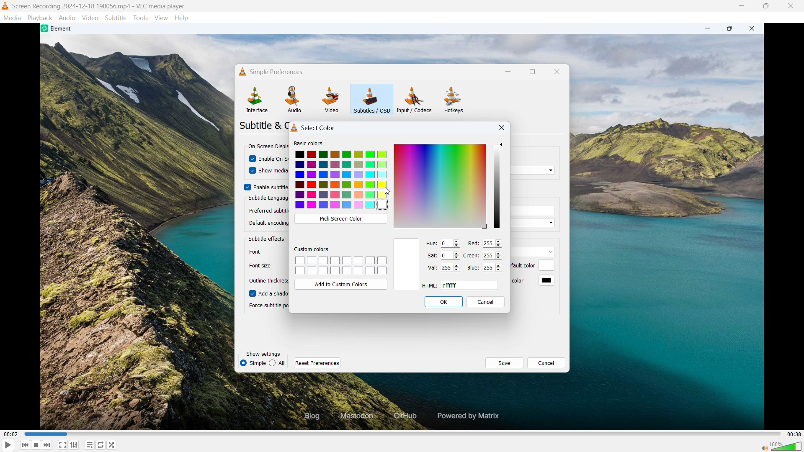  I want to click on Sat, so click(431, 254).